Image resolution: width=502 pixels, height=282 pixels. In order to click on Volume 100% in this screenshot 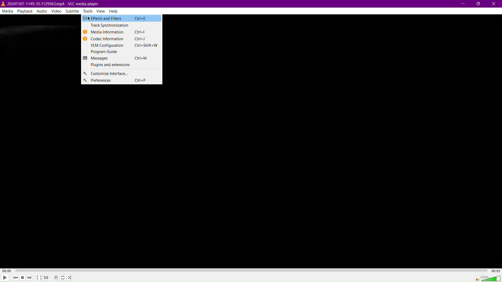, I will do `click(487, 278)`.